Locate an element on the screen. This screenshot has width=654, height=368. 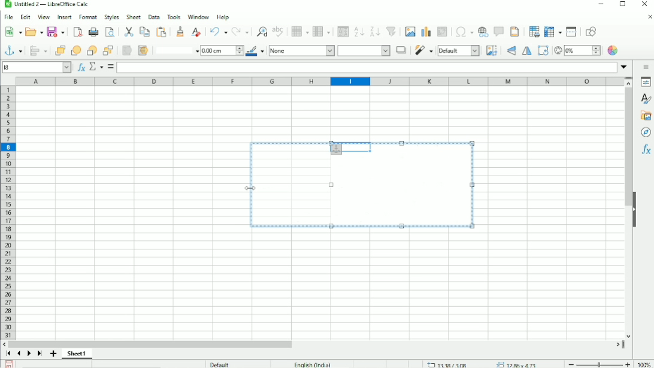
Scroll to previous sheet is located at coordinates (19, 353).